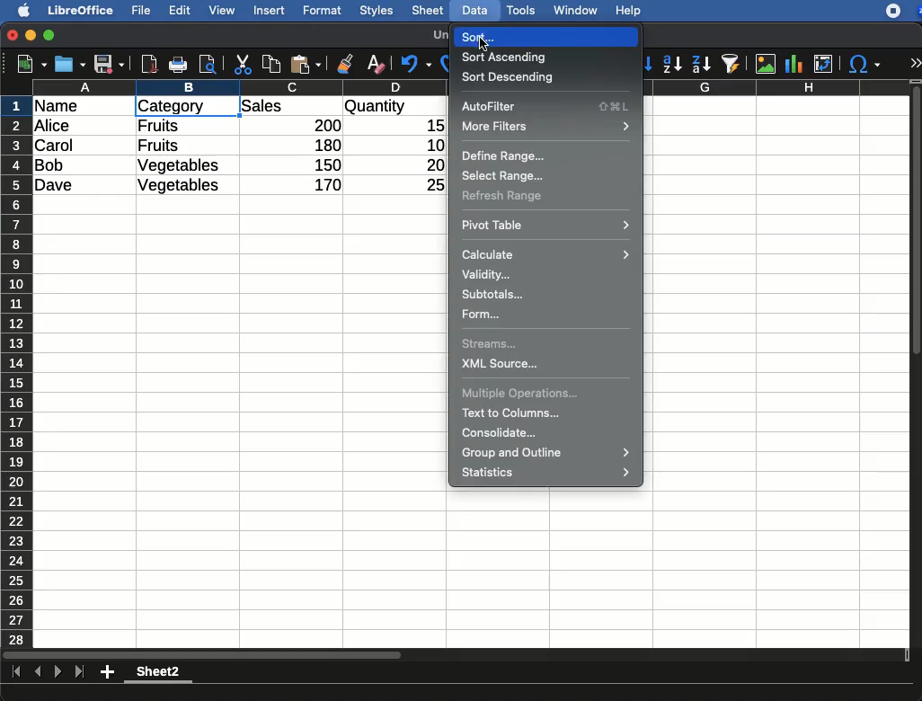 This screenshot has height=701, width=922. What do you see at coordinates (244, 64) in the screenshot?
I see `cut` at bounding box center [244, 64].